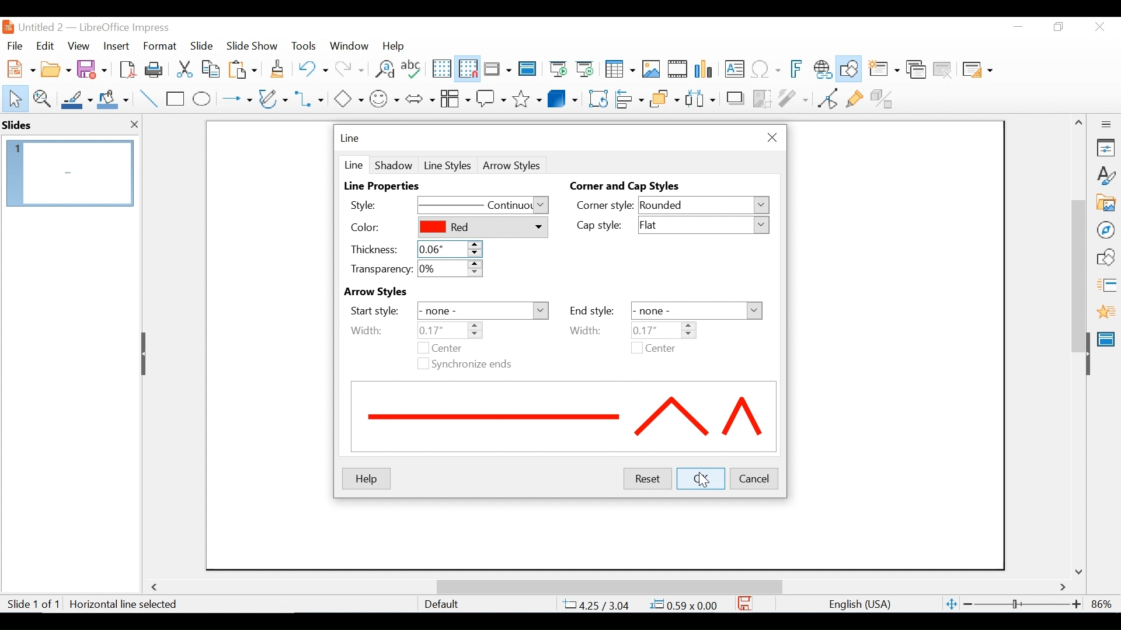 The image size is (1121, 630). Describe the element at coordinates (202, 45) in the screenshot. I see `Slide` at that location.